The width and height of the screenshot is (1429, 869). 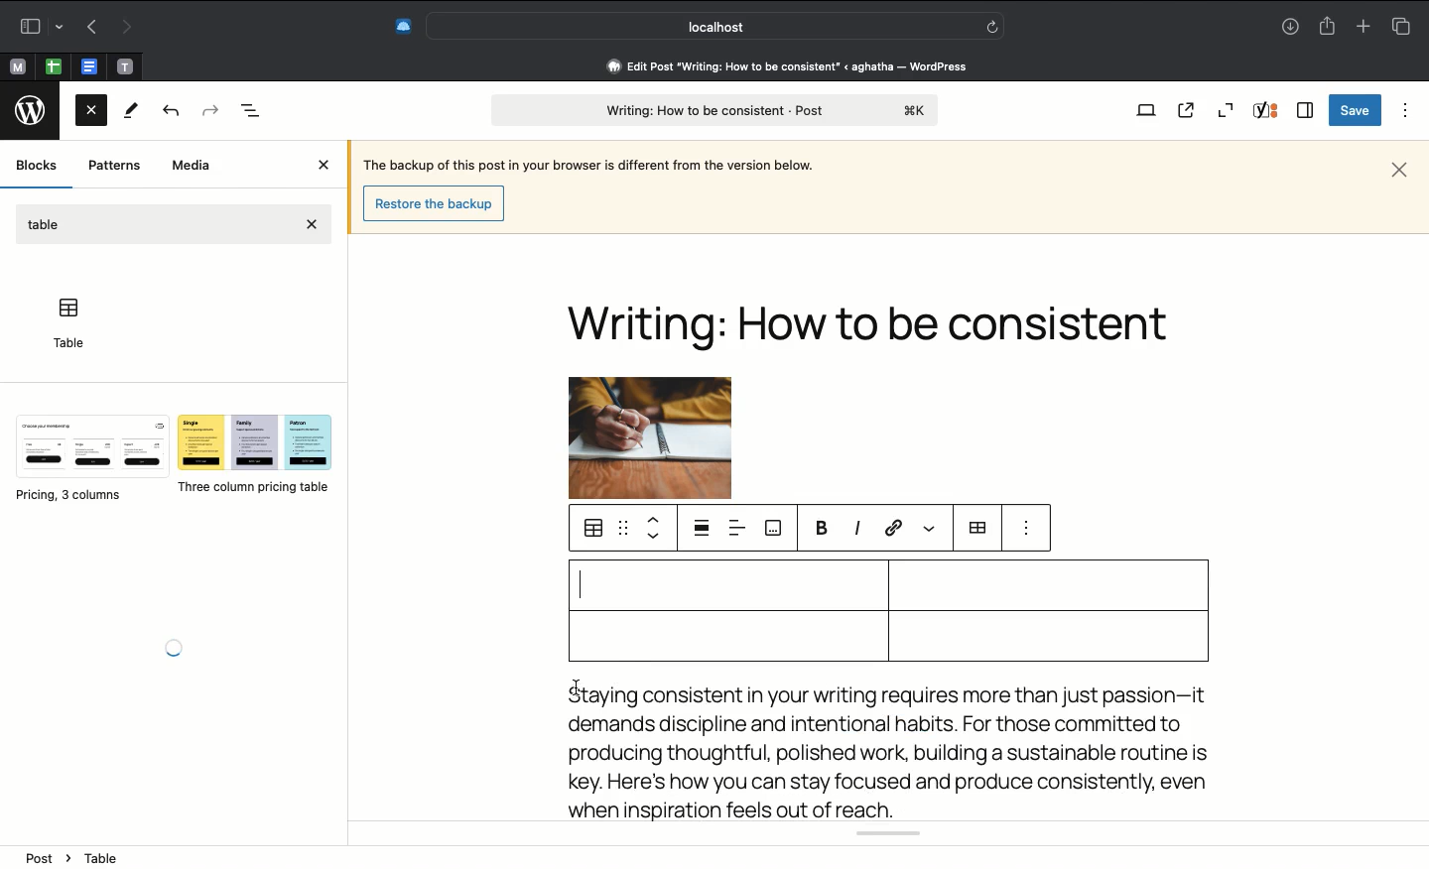 What do you see at coordinates (977, 527) in the screenshot?
I see `Settings` at bounding box center [977, 527].